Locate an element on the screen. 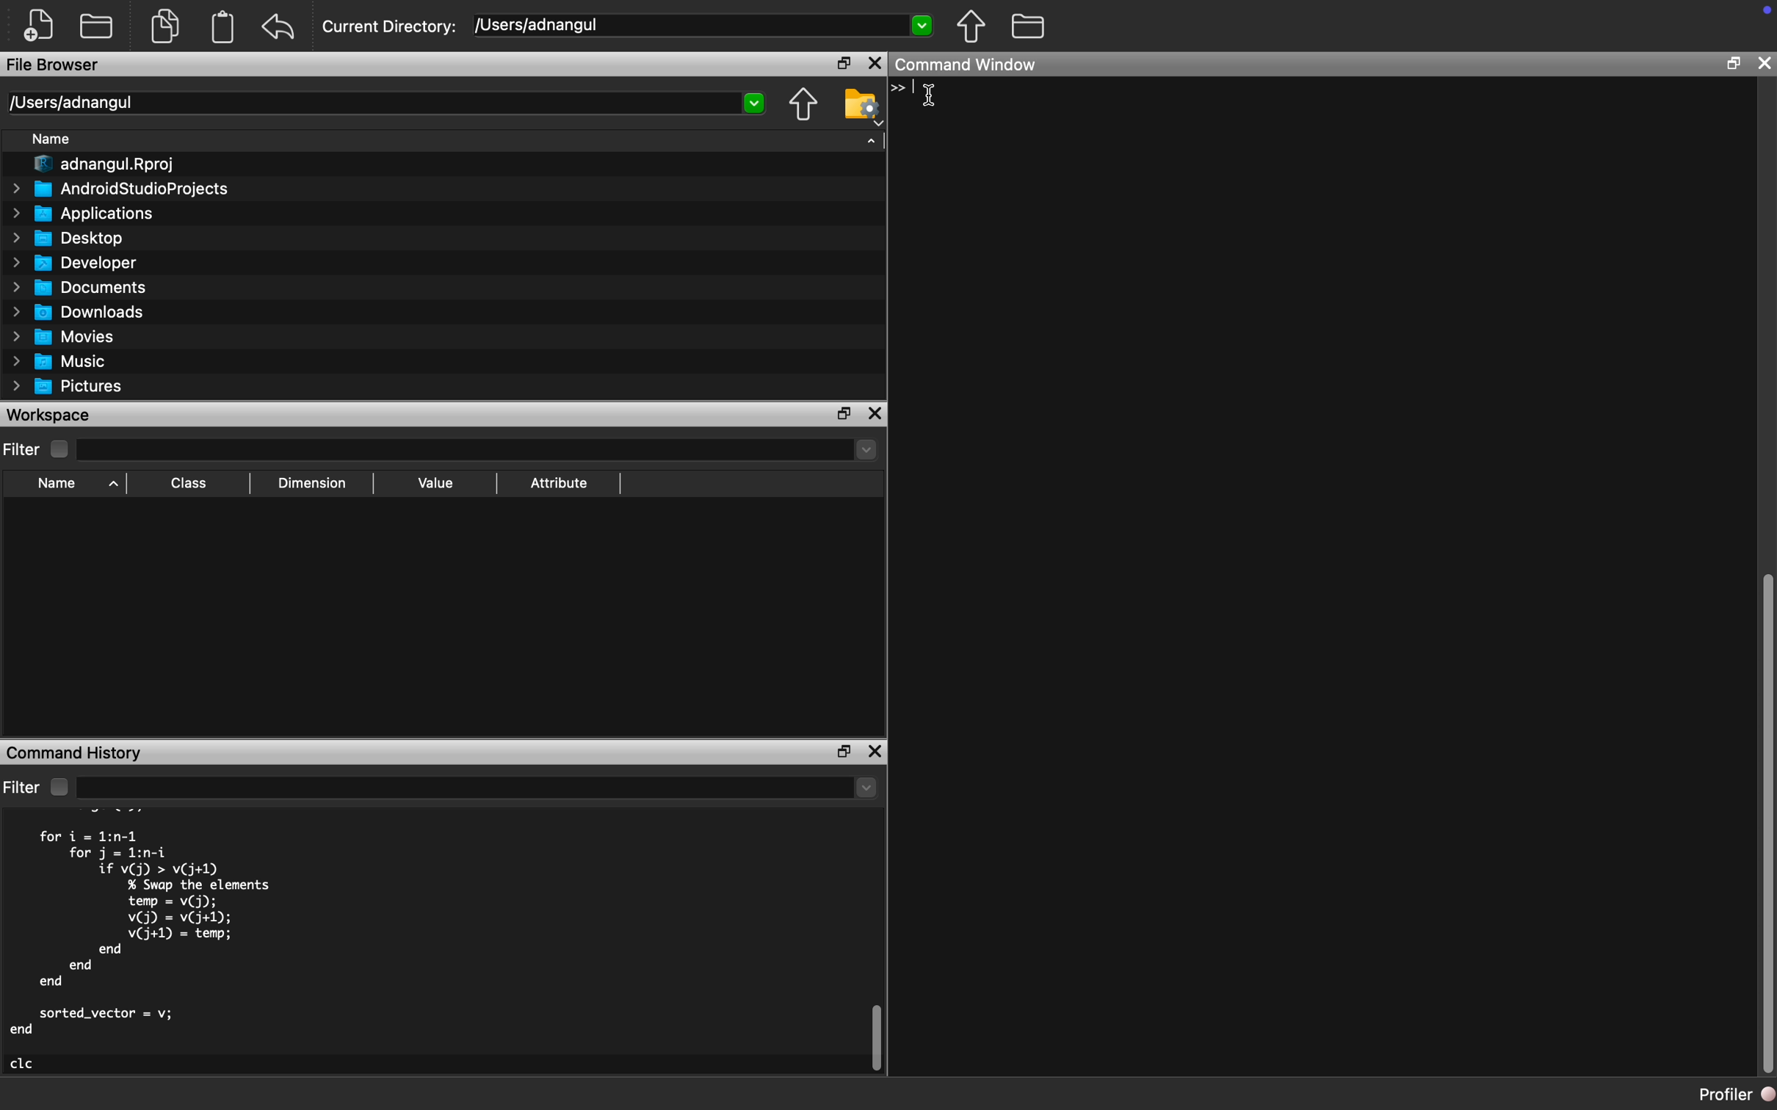  Typing Indicator is located at coordinates (908, 88).